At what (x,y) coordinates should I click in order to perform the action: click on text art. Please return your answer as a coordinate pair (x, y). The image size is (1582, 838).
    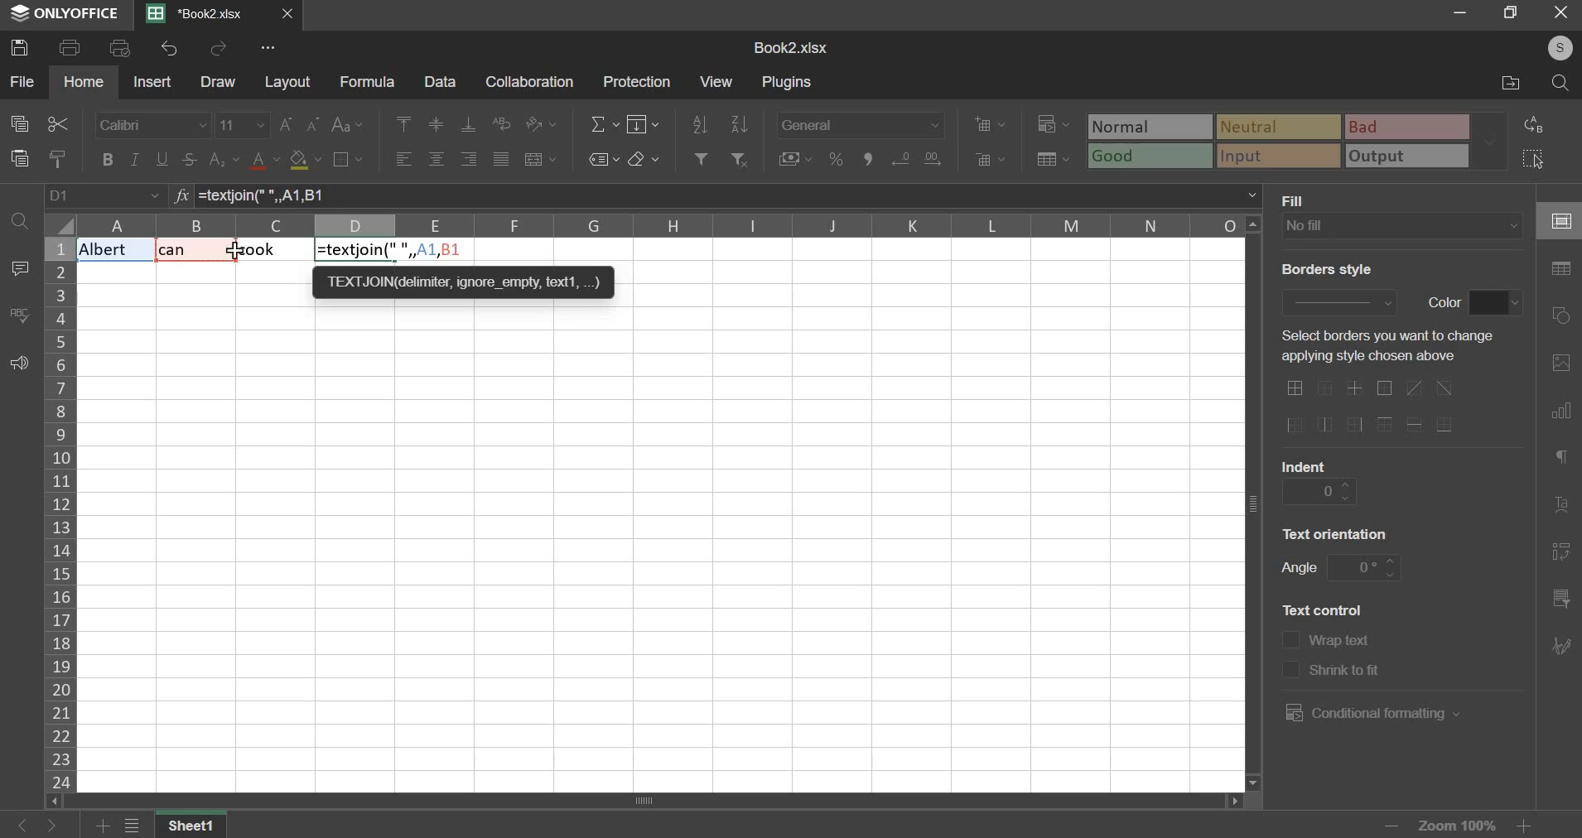
    Looking at the image, I should click on (1561, 509).